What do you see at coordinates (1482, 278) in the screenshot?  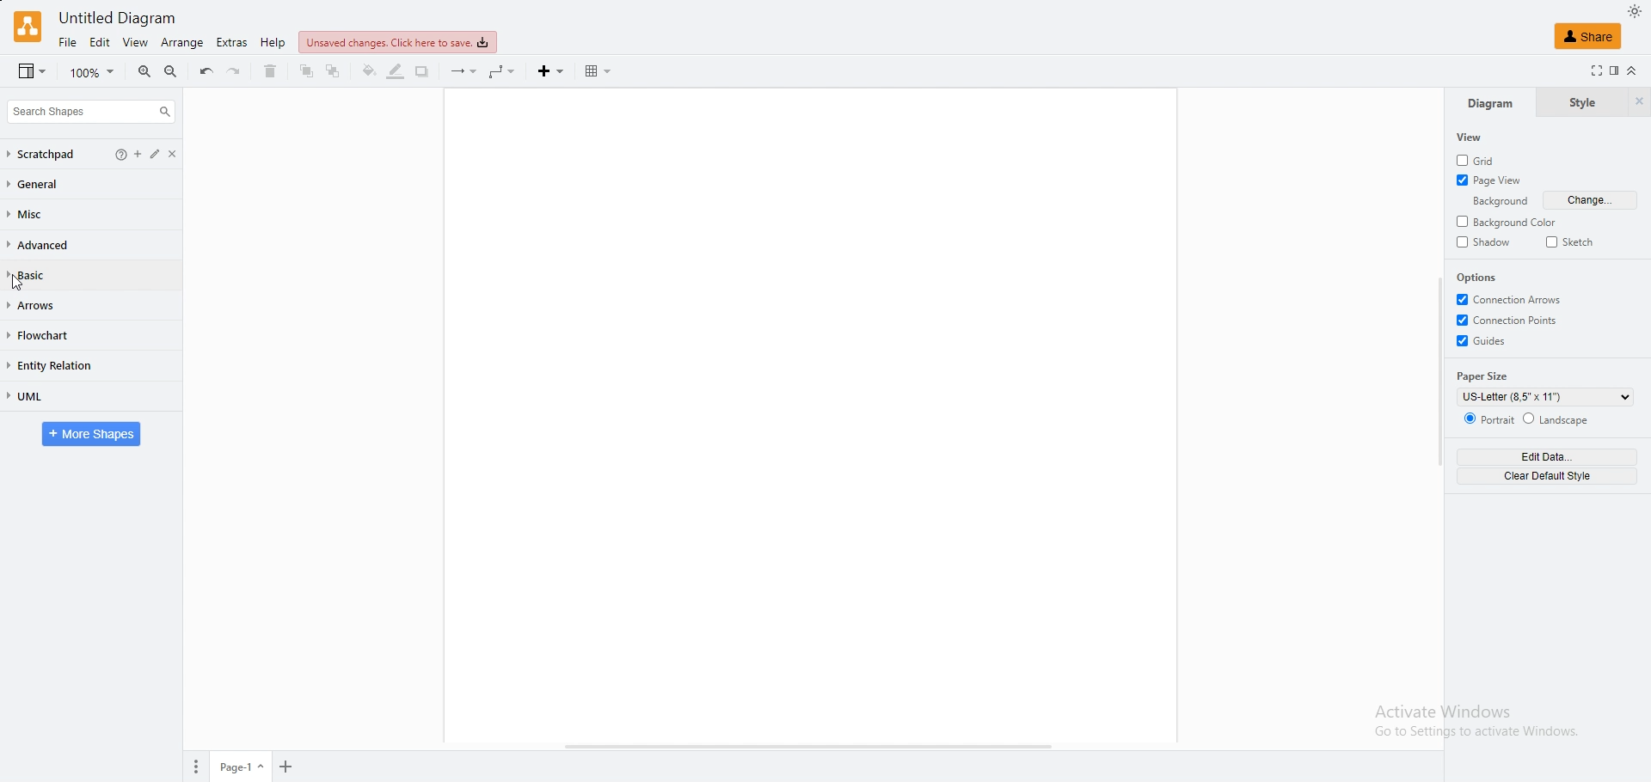 I see `options` at bounding box center [1482, 278].